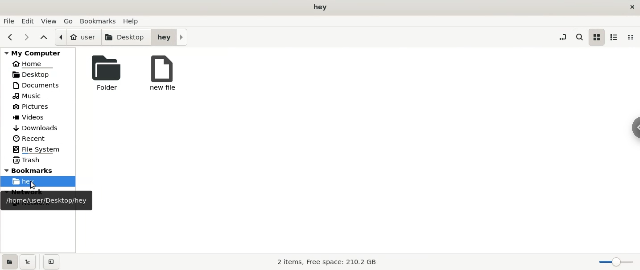 The image size is (640, 270). Describe the element at coordinates (36, 129) in the screenshot. I see `downloads` at that location.